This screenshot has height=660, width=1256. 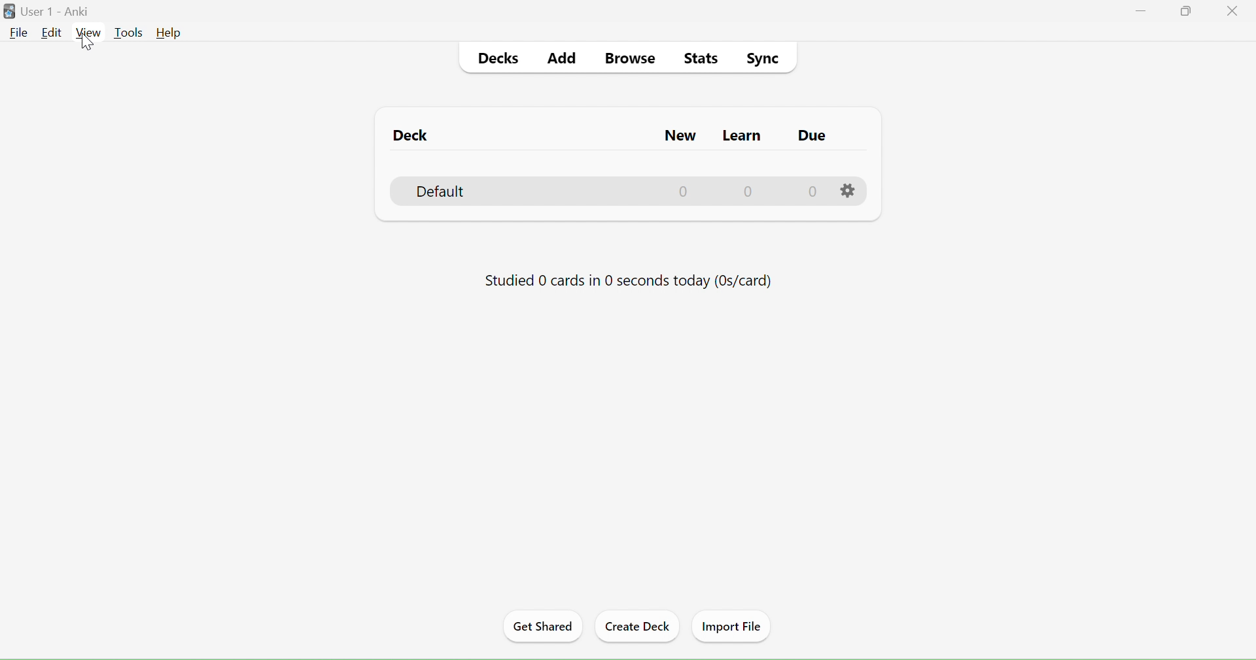 I want to click on add, so click(x=563, y=59).